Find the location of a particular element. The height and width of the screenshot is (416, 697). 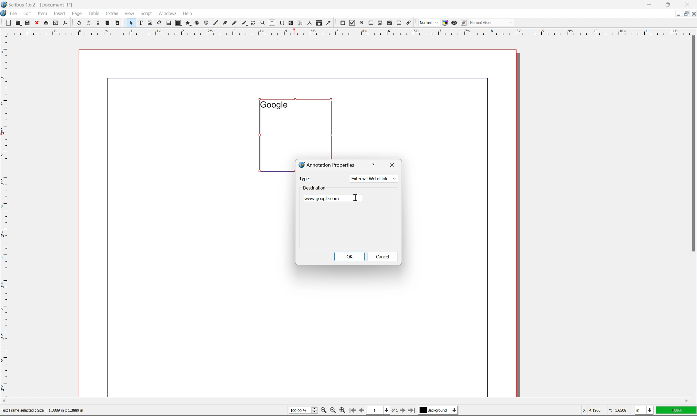

zoom in is located at coordinates (342, 411).